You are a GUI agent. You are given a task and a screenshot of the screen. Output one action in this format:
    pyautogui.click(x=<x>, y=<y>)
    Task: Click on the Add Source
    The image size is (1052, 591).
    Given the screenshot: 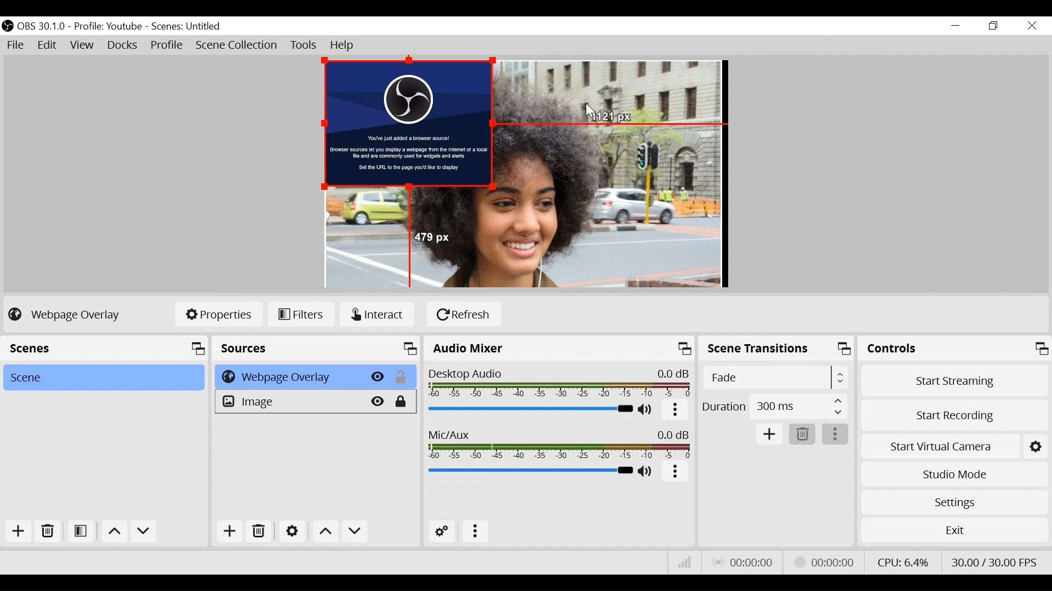 What is the action you would take?
    pyautogui.click(x=229, y=532)
    